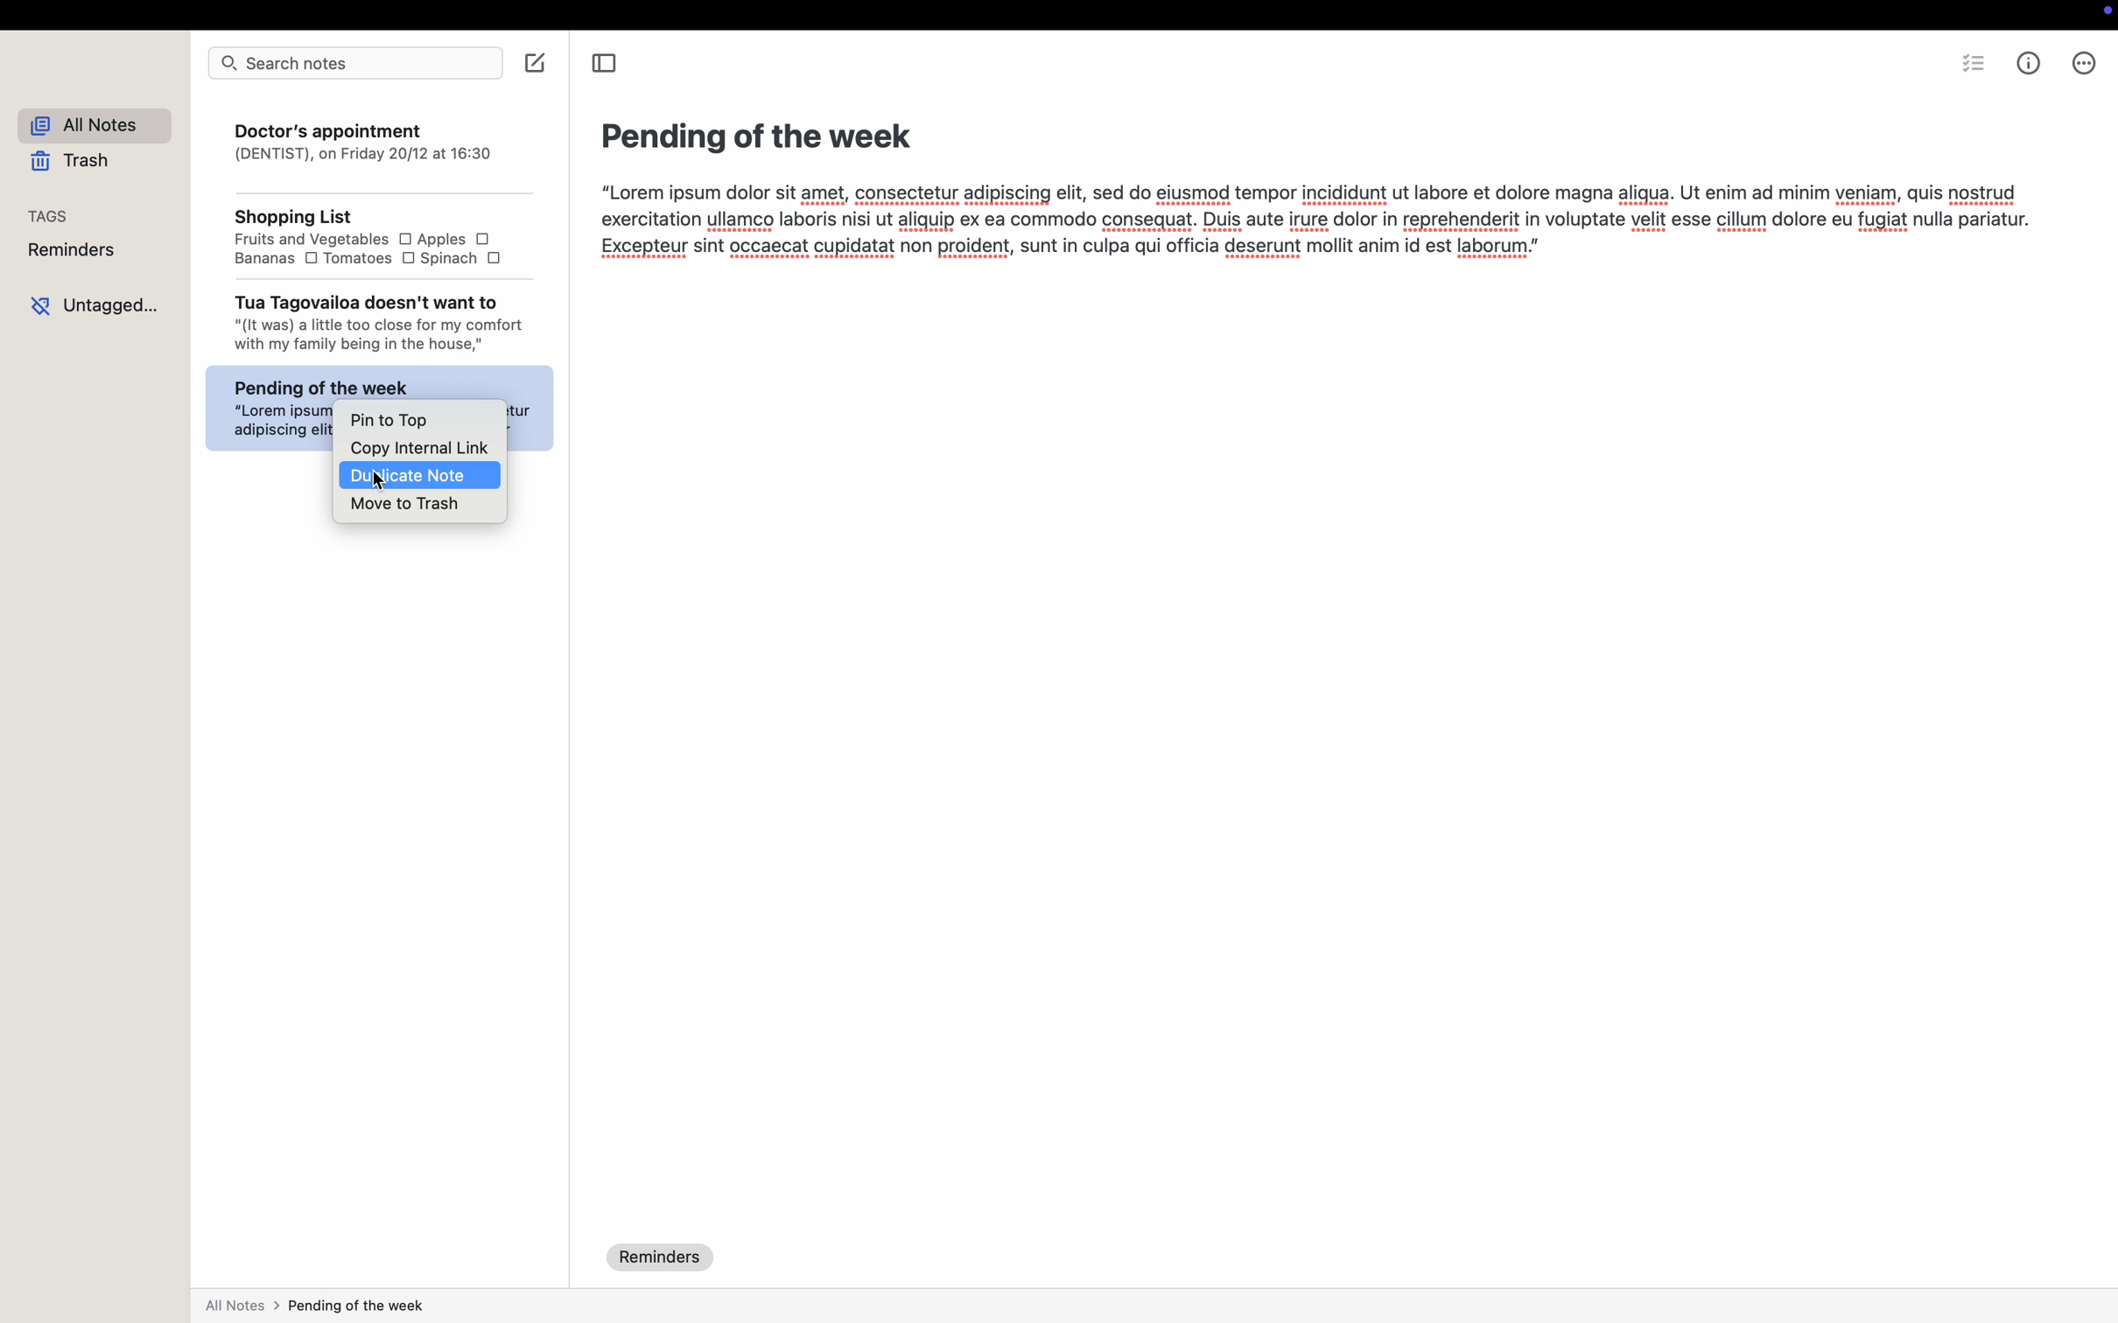  What do you see at coordinates (418, 416) in the screenshot?
I see `pin to top` at bounding box center [418, 416].